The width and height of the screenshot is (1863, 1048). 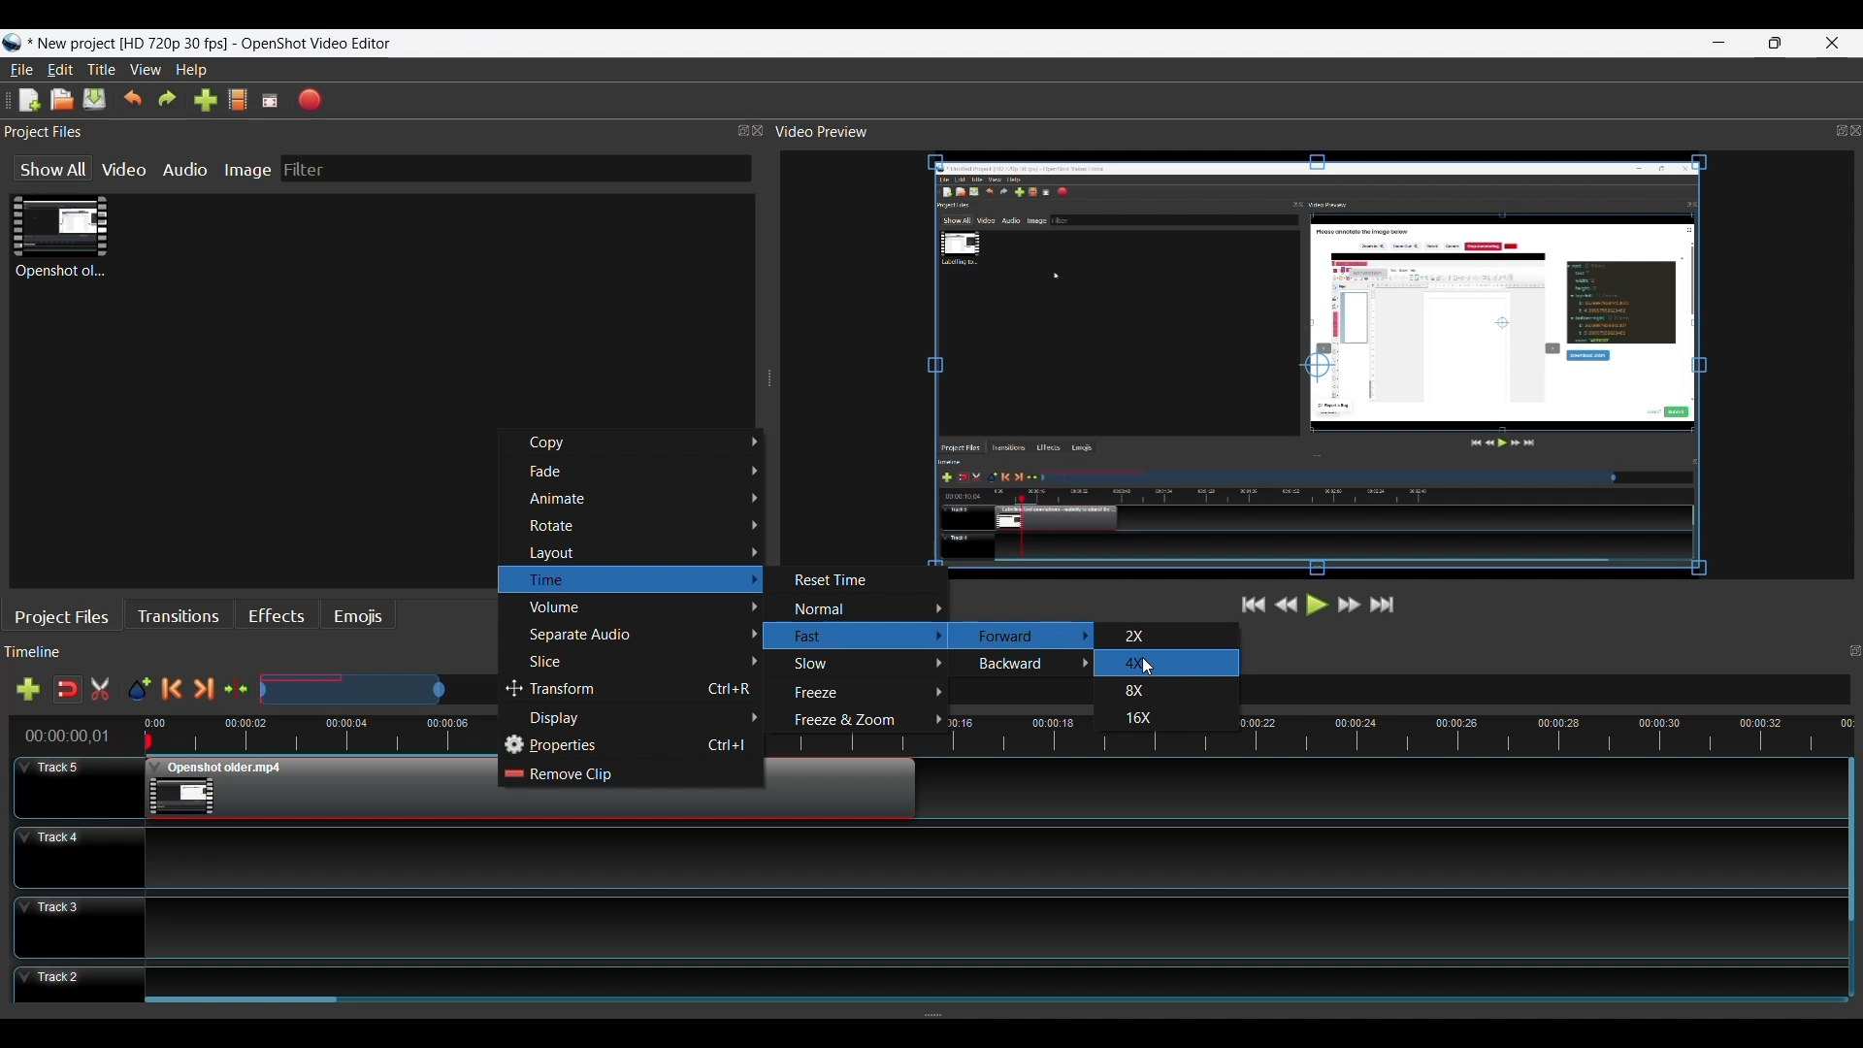 What do you see at coordinates (245, 1004) in the screenshot?
I see `Horizontal Scroll bar` at bounding box center [245, 1004].